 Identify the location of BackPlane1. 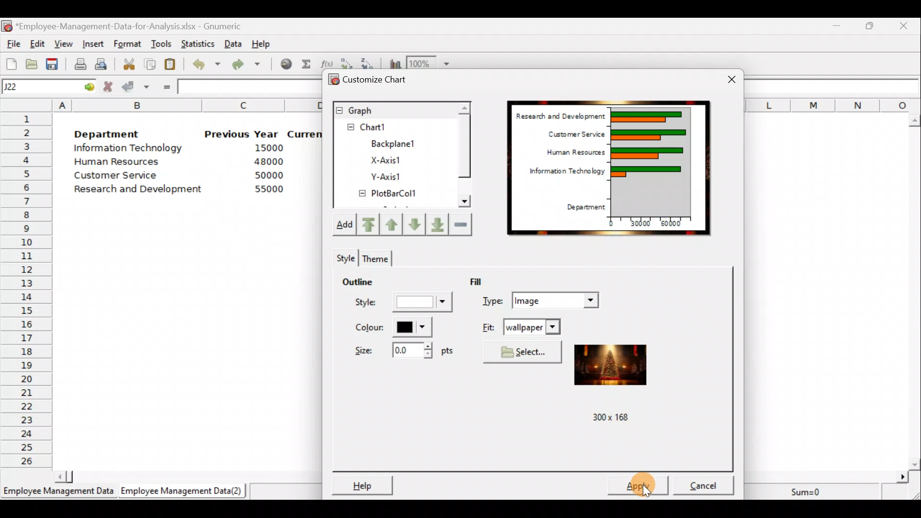
(399, 142).